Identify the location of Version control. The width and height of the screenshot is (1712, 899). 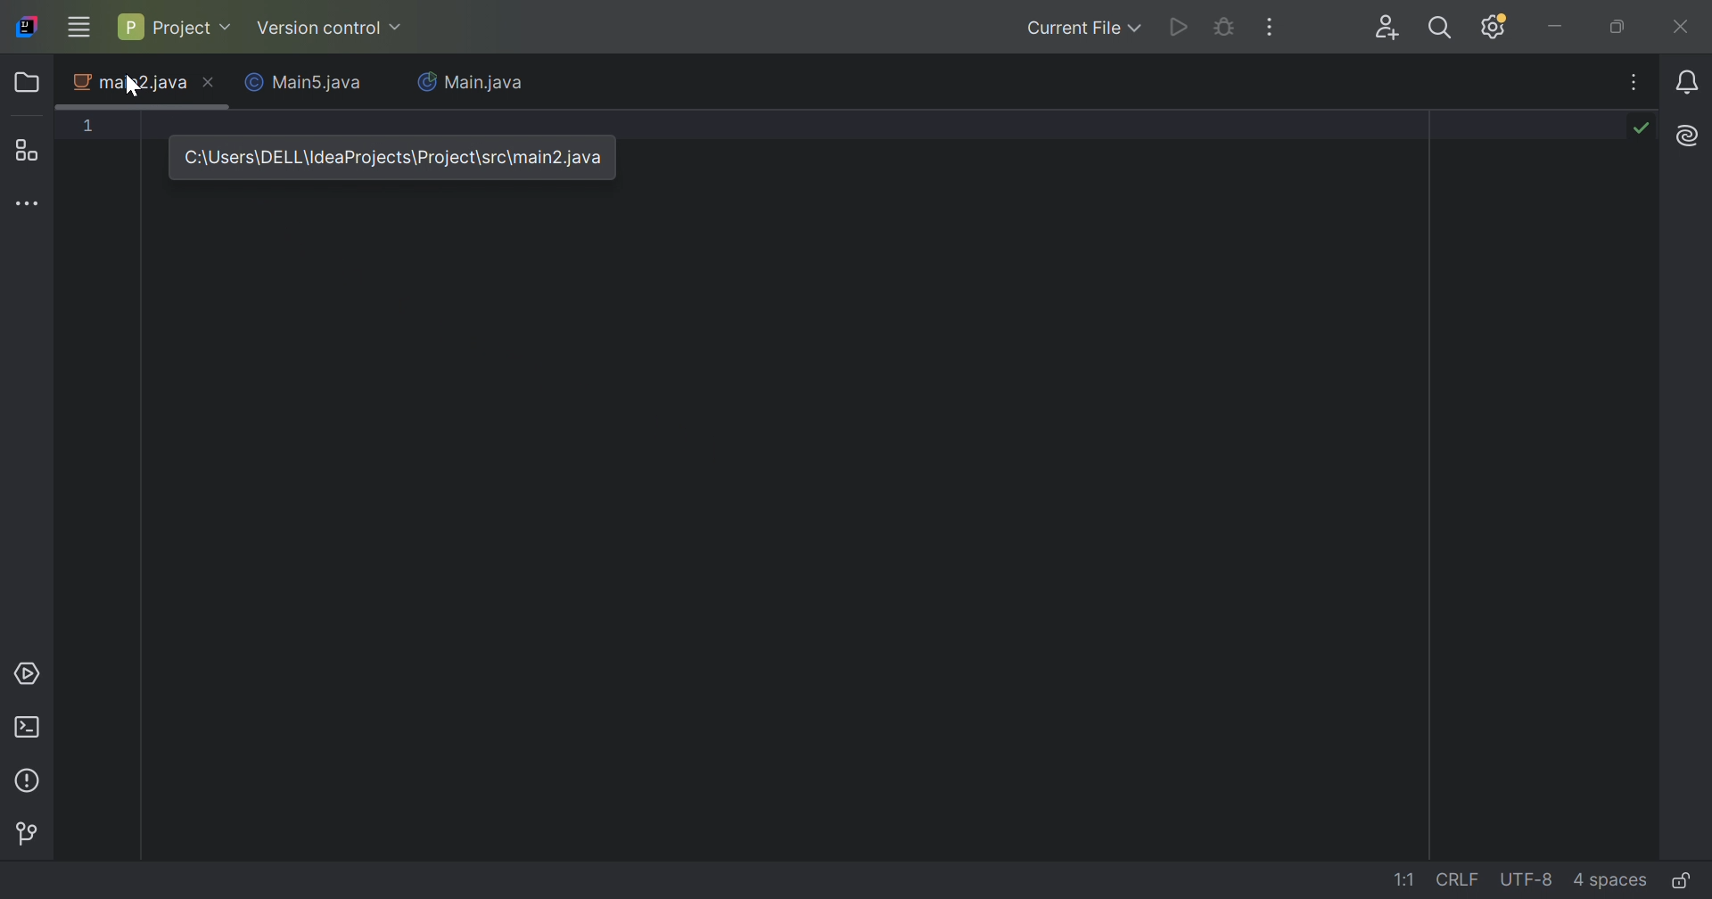
(331, 30).